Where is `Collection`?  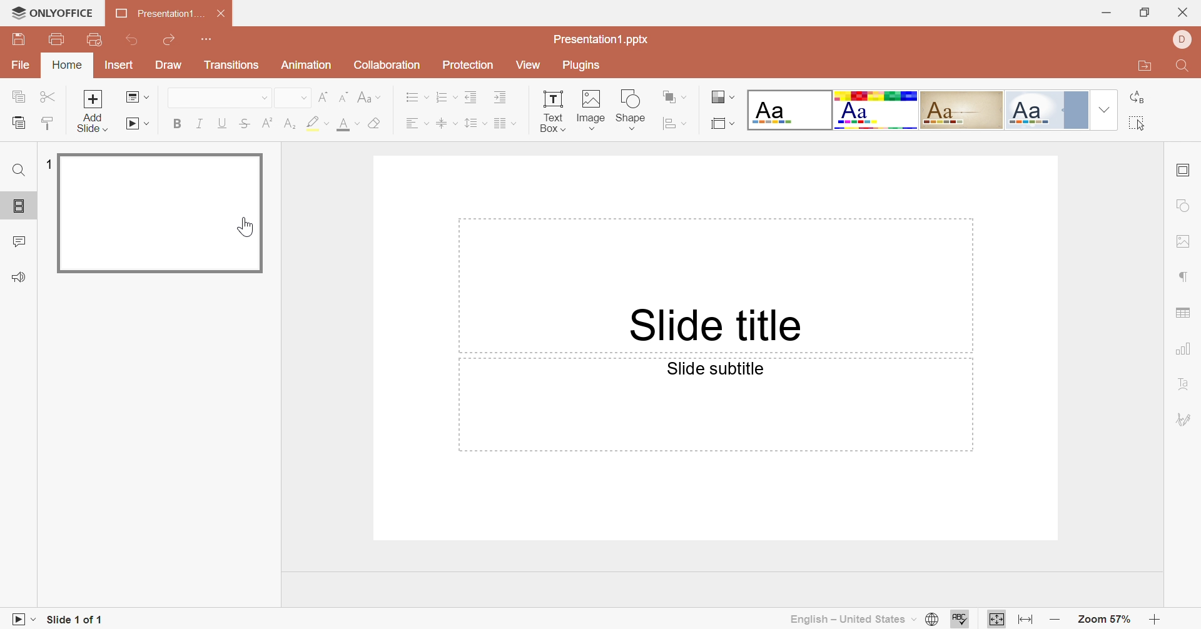
Collection is located at coordinates (386, 64).